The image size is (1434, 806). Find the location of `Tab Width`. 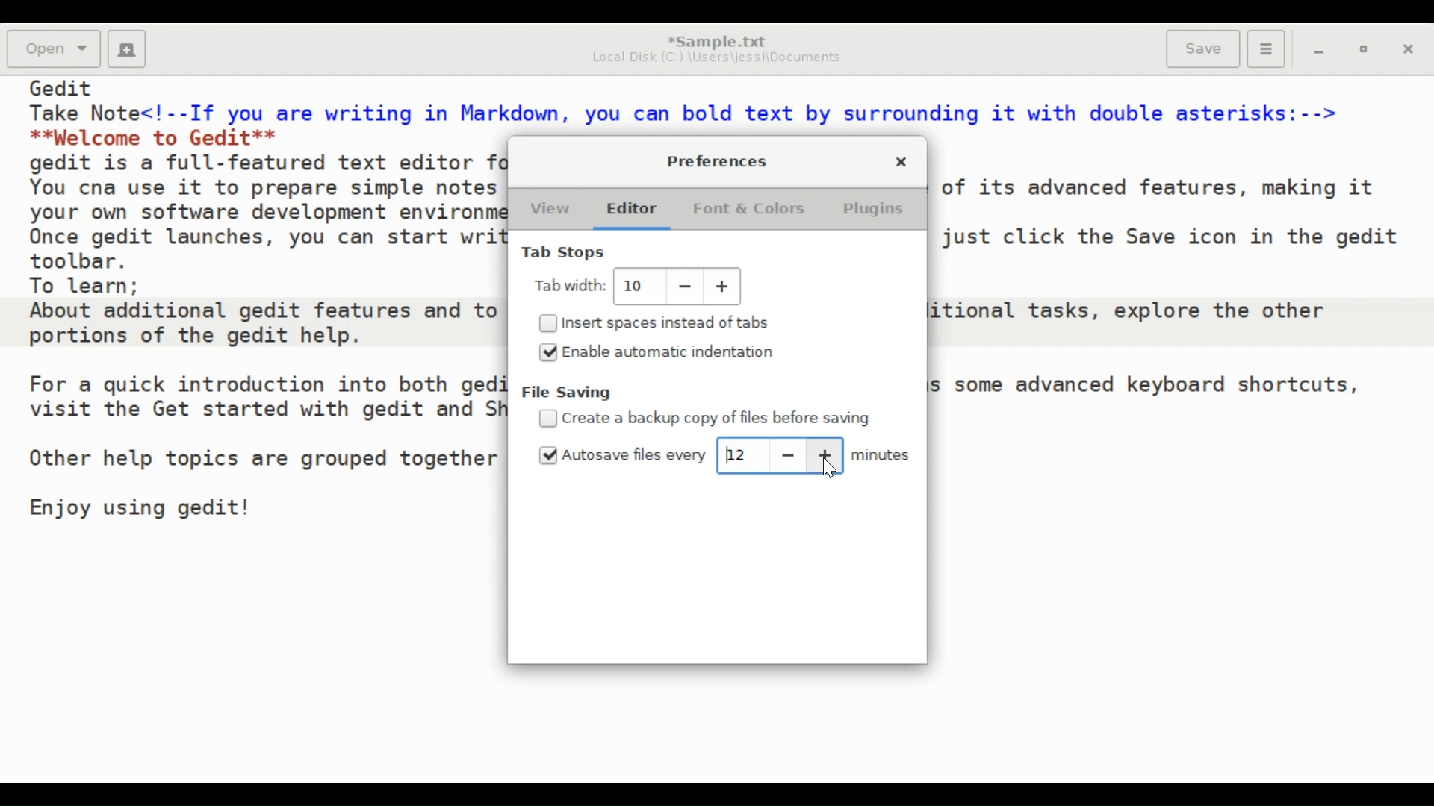

Tab Width is located at coordinates (570, 285).